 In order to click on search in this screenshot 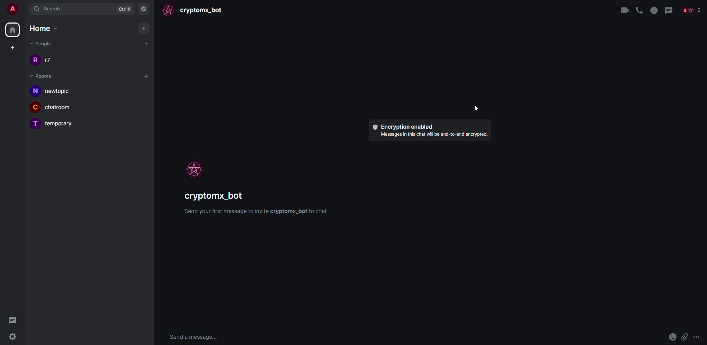, I will do `click(52, 9)`.